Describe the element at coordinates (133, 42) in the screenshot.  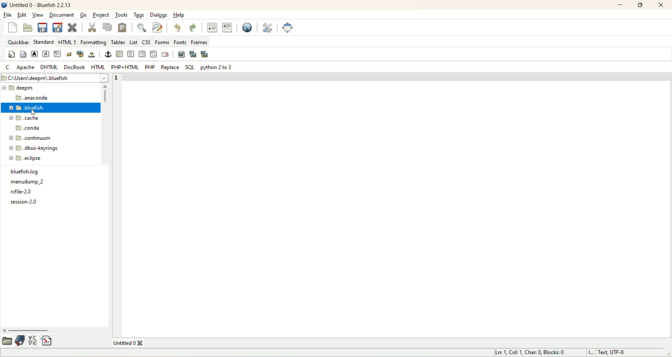
I see `List` at that location.